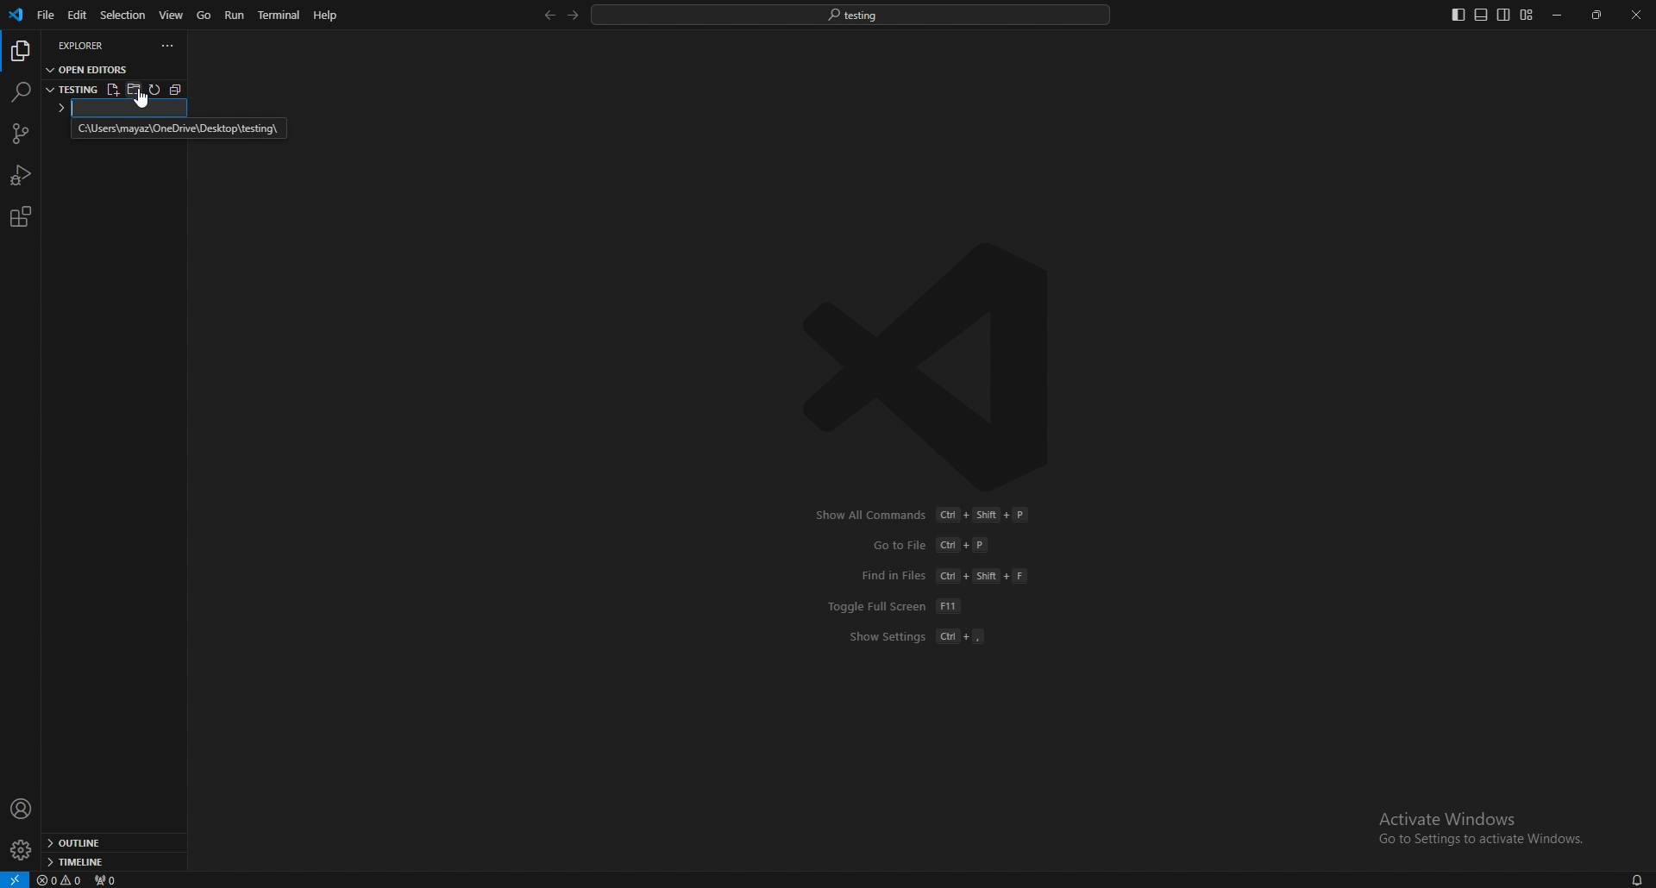  What do you see at coordinates (113, 880) in the screenshot?
I see `ports forwarded` at bounding box center [113, 880].